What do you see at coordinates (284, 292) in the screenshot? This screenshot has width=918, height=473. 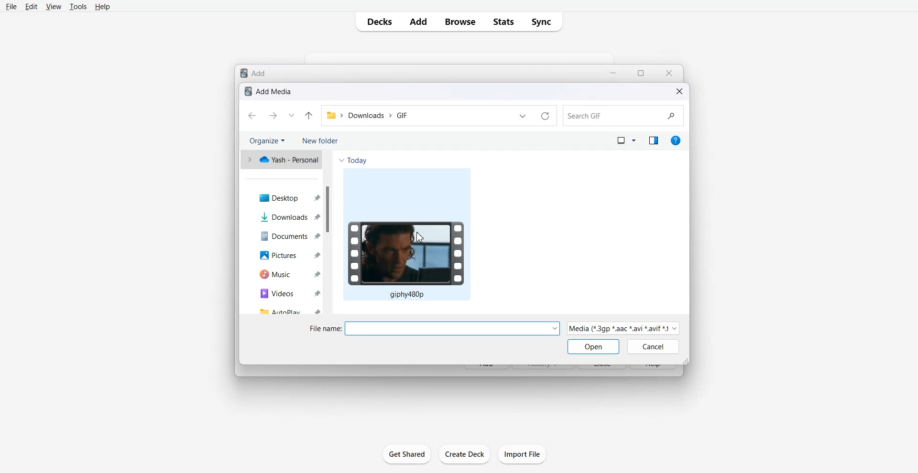 I see `Videos` at bounding box center [284, 292].